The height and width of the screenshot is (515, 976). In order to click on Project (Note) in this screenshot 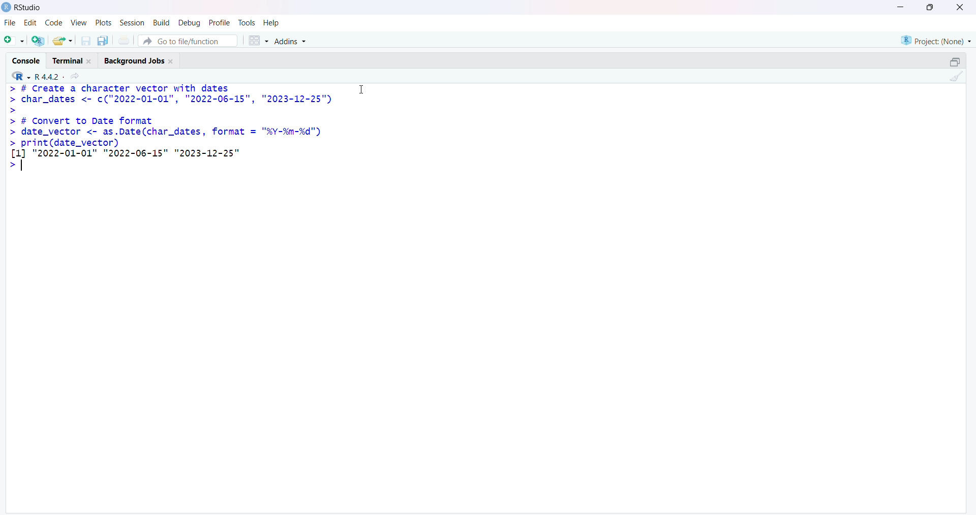, I will do `click(934, 40)`.